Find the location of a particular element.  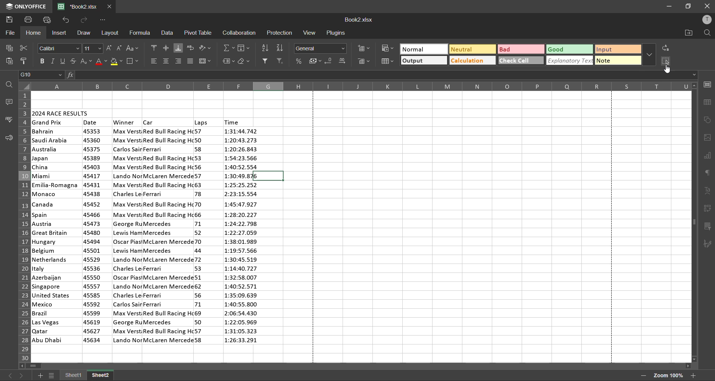

conditional formatting is located at coordinates (387, 47).